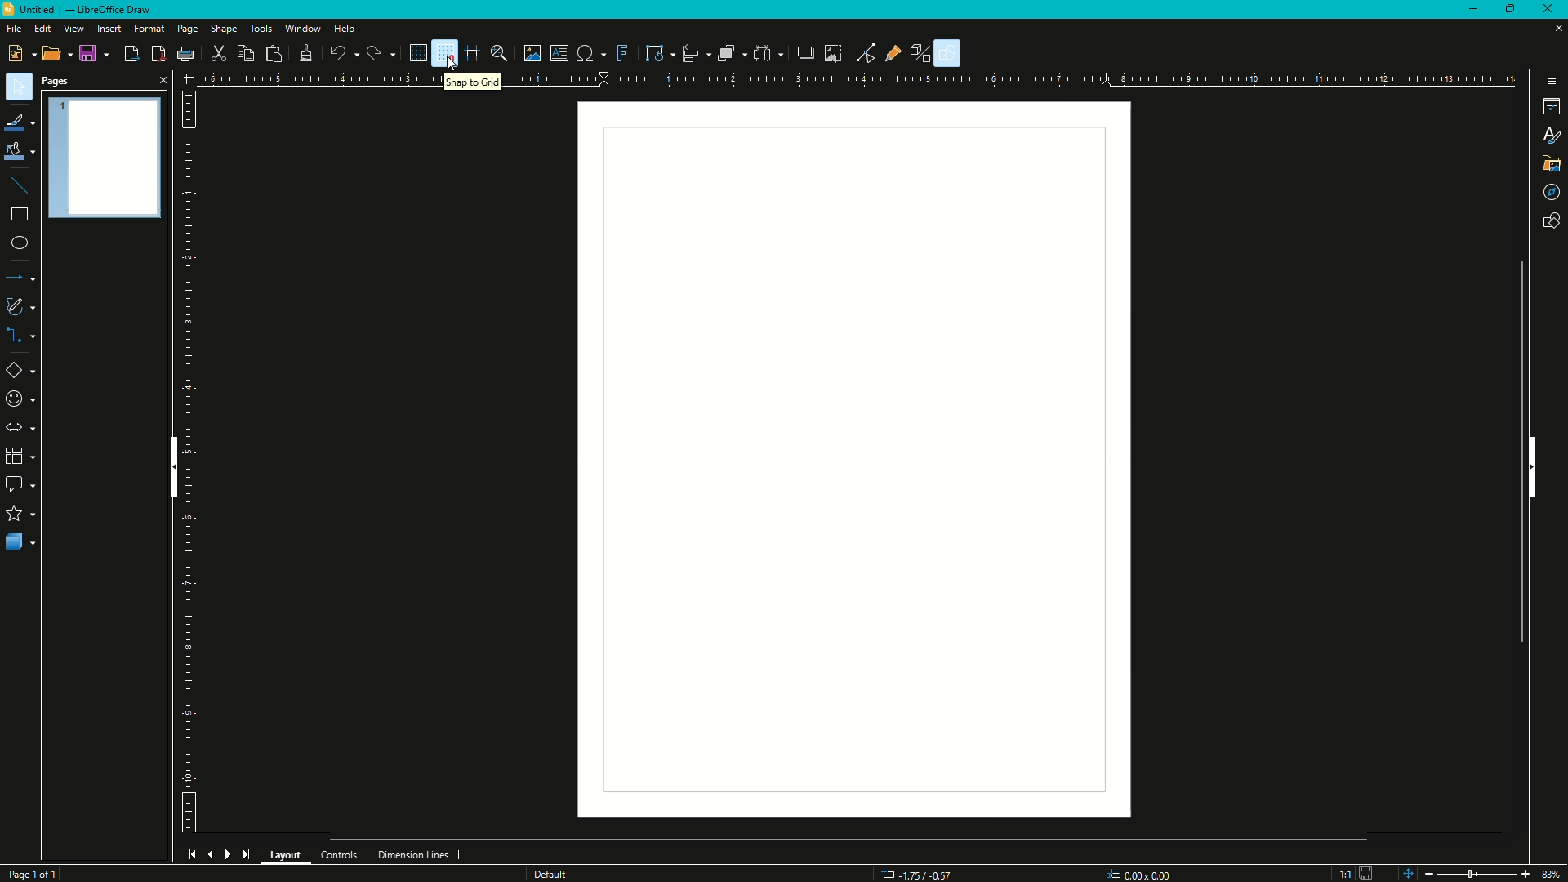 Image resolution: width=1568 pixels, height=882 pixels. Describe the element at coordinates (33, 276) in the screenshot. I see `Lines and arrows` at that location.